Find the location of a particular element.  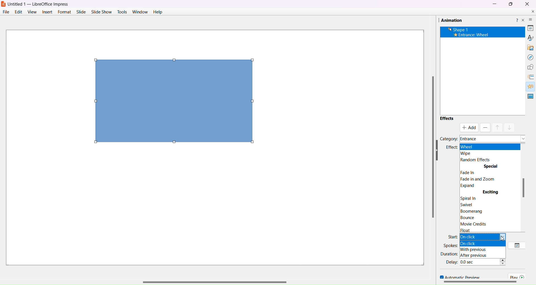

Close is located at coordinates (527, 4).